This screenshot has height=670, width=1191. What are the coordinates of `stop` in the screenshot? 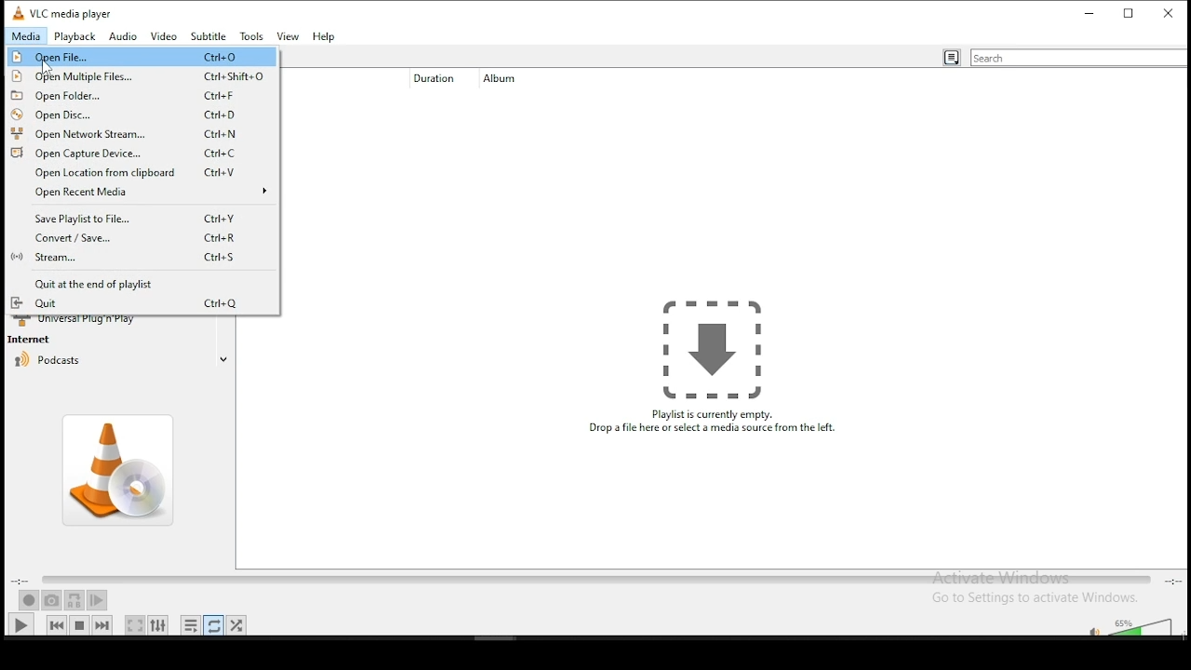 It's located at (80, 623).